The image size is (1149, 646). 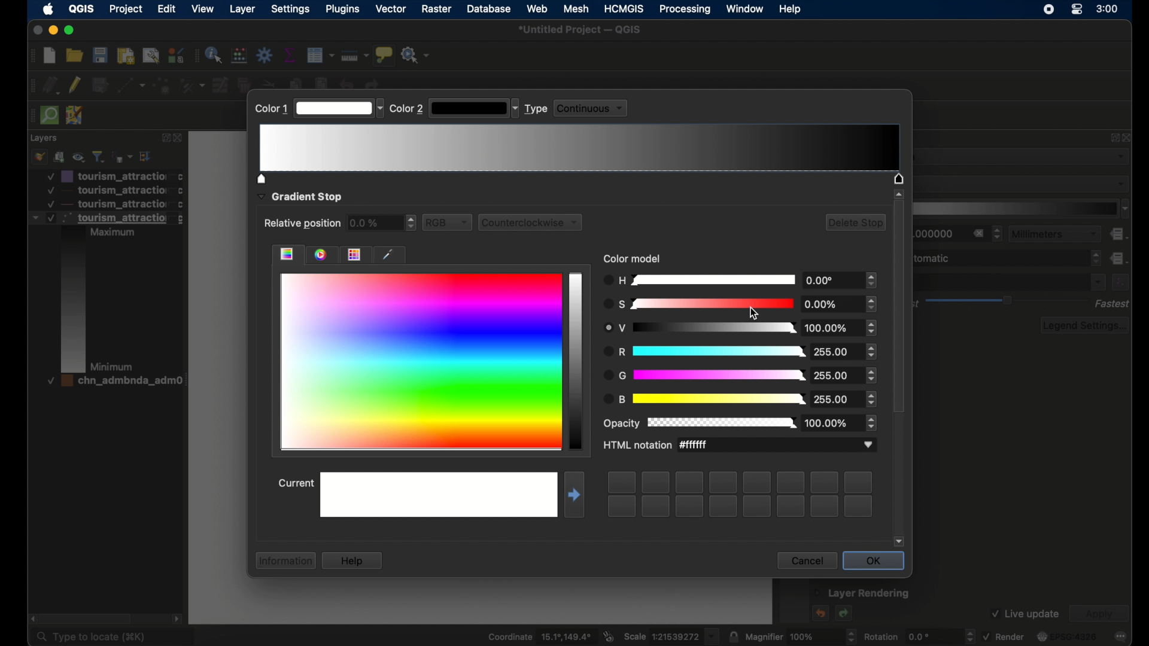 I want to click on raster, so click(x=437, y=9).